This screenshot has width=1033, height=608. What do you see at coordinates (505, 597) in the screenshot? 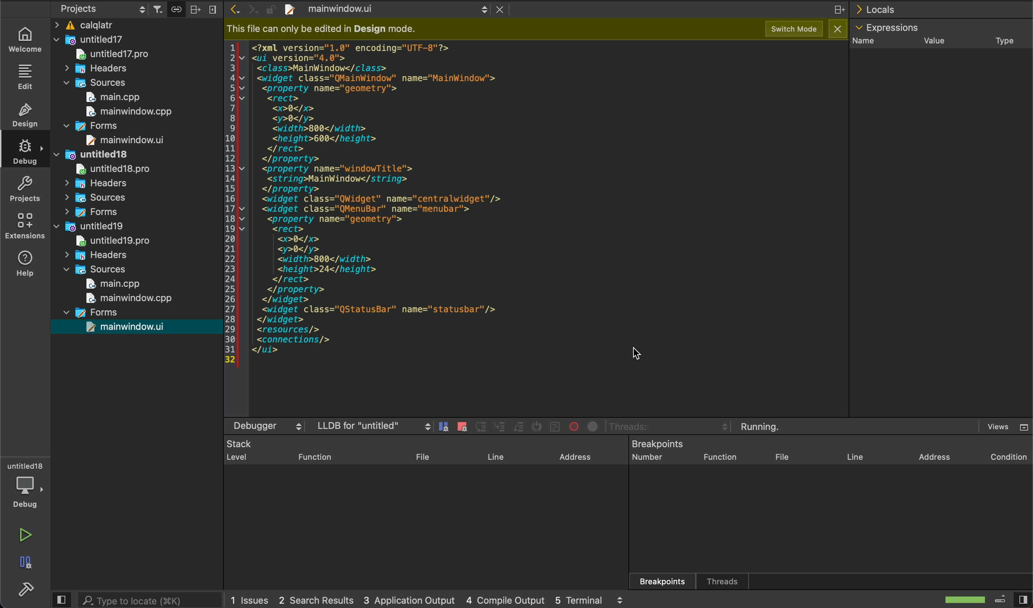
I see `4 compile output` at bounding box center [505, 597].